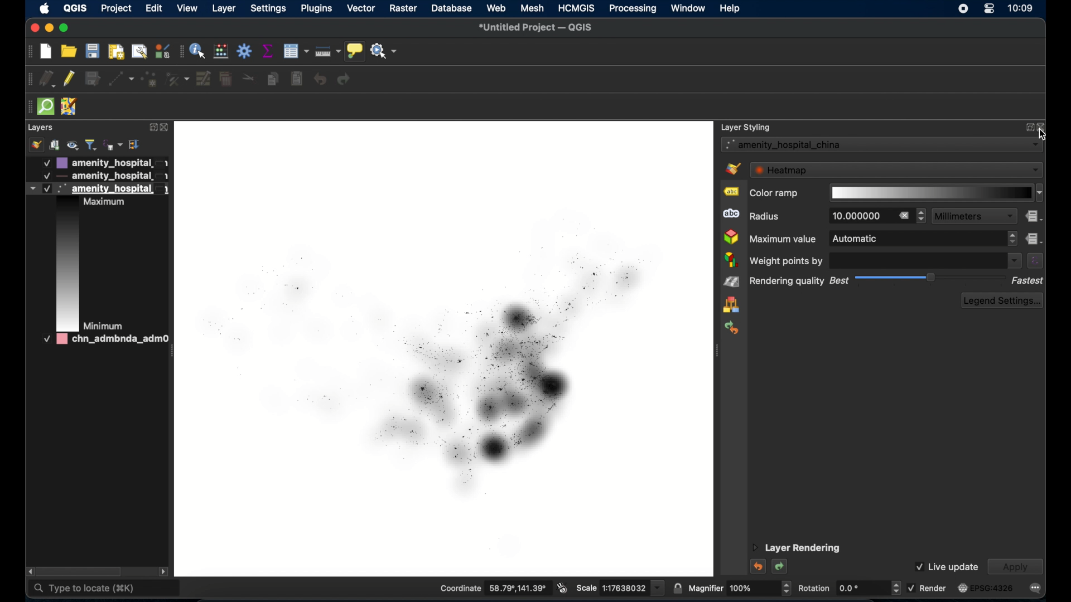 The height and width of the screenshot is (602, 1071). Describe the element at coordinates (115, 9) in the screenshot. I see `project` at that location.